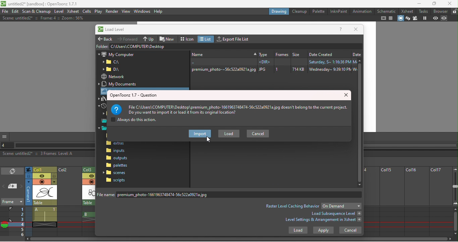 Image resolution: width=458 pixels, height=242 pixels. Describe the element at coordinates (17, 221) in the screenshot. I see `Frames` at that location.